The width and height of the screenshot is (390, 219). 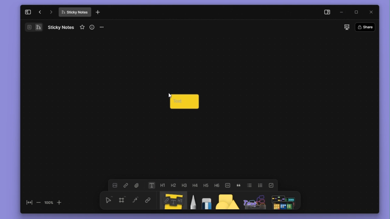 What do you see at coordinates (122, 200) in the screenshot?
I see `framing` at bounding box center [122, 200].